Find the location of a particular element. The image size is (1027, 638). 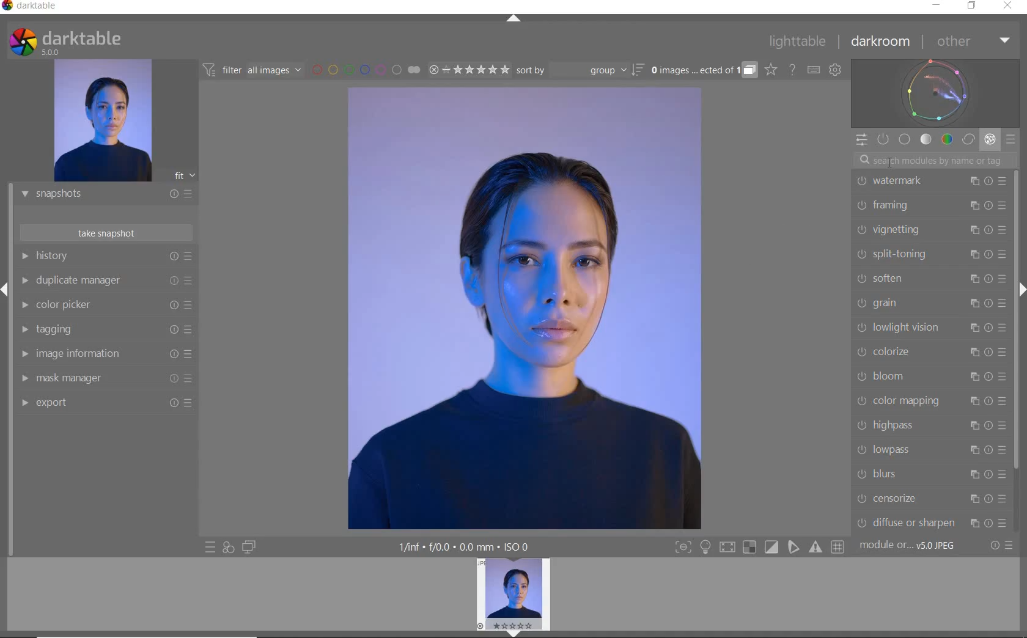

WAVEFORM is located at coordinates (935, 92).